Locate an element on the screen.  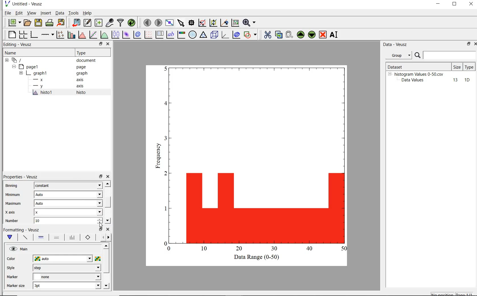
name is located at coordinates (10, 53).